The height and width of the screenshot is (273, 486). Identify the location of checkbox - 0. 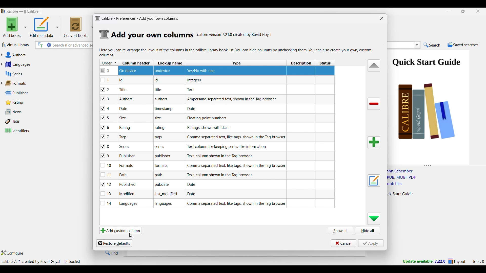
(106, 70).